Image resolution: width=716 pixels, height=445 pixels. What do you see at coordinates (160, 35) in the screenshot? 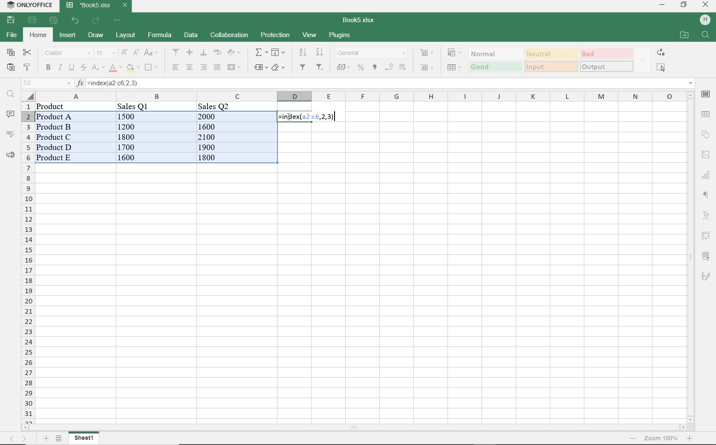
I see `formula` at bounding box center [160, 35].